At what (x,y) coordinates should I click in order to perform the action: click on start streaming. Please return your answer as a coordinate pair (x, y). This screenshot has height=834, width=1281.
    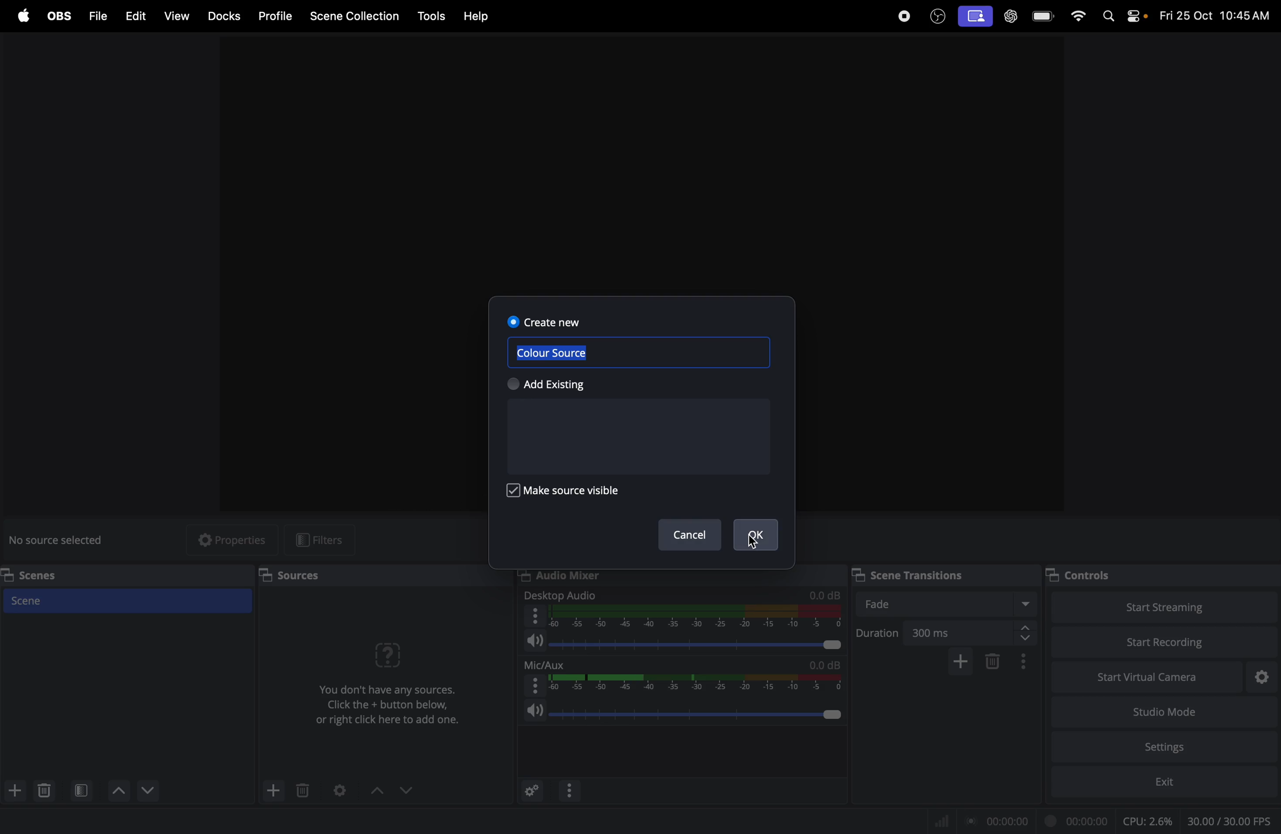
    Looking at the image, I should click on (1159, 609).